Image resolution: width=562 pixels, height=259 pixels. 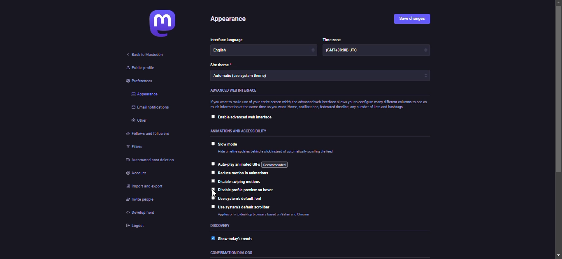 What do you see at coordinates (211, 163) in the screenshot?
I see `click to select` at bounding box center [211, 163].